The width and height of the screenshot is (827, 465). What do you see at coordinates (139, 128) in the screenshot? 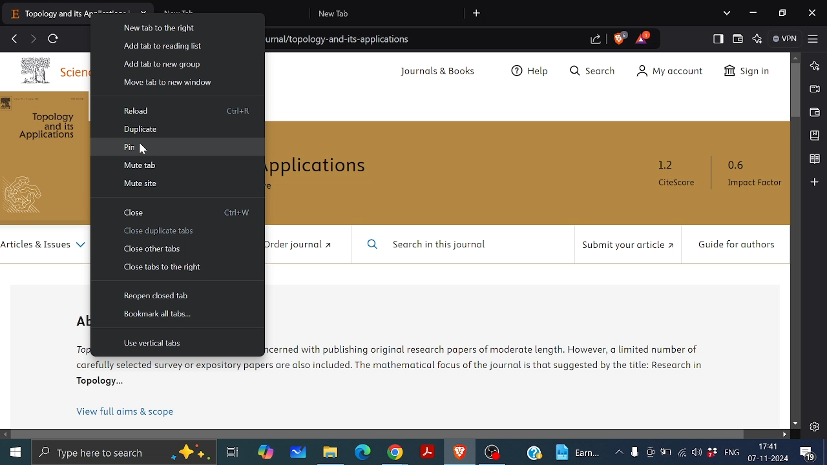
I see `Duplicate` at bounding box center [139, 128].